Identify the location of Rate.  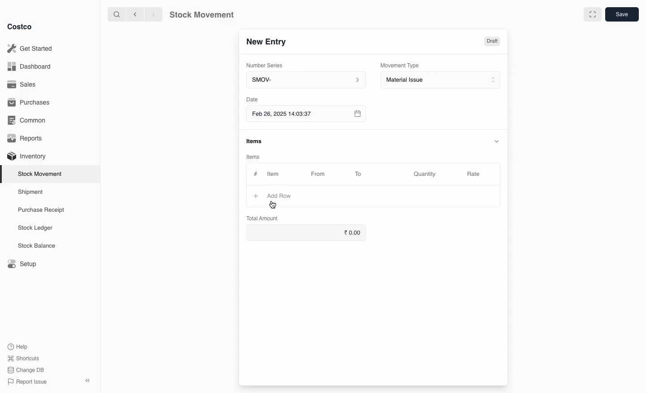
(474, 173).